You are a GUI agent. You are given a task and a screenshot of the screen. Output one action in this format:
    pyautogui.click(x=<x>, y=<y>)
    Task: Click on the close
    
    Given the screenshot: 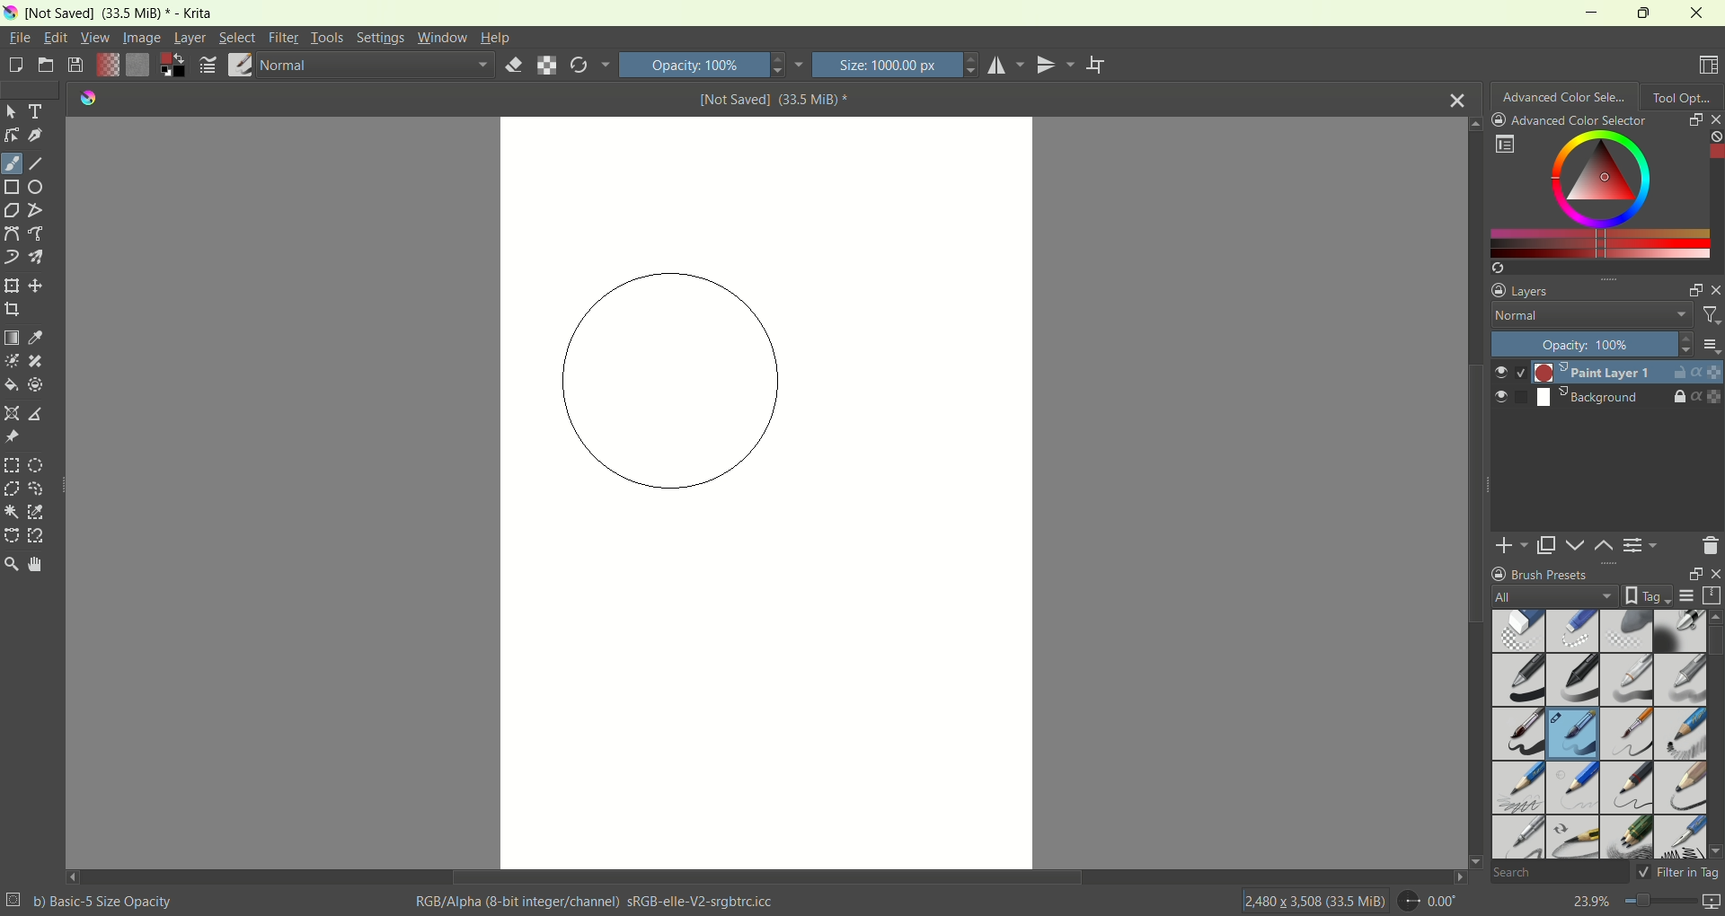 What is the action you would take?
    pyautogui.click(x=1698, y=13)
    